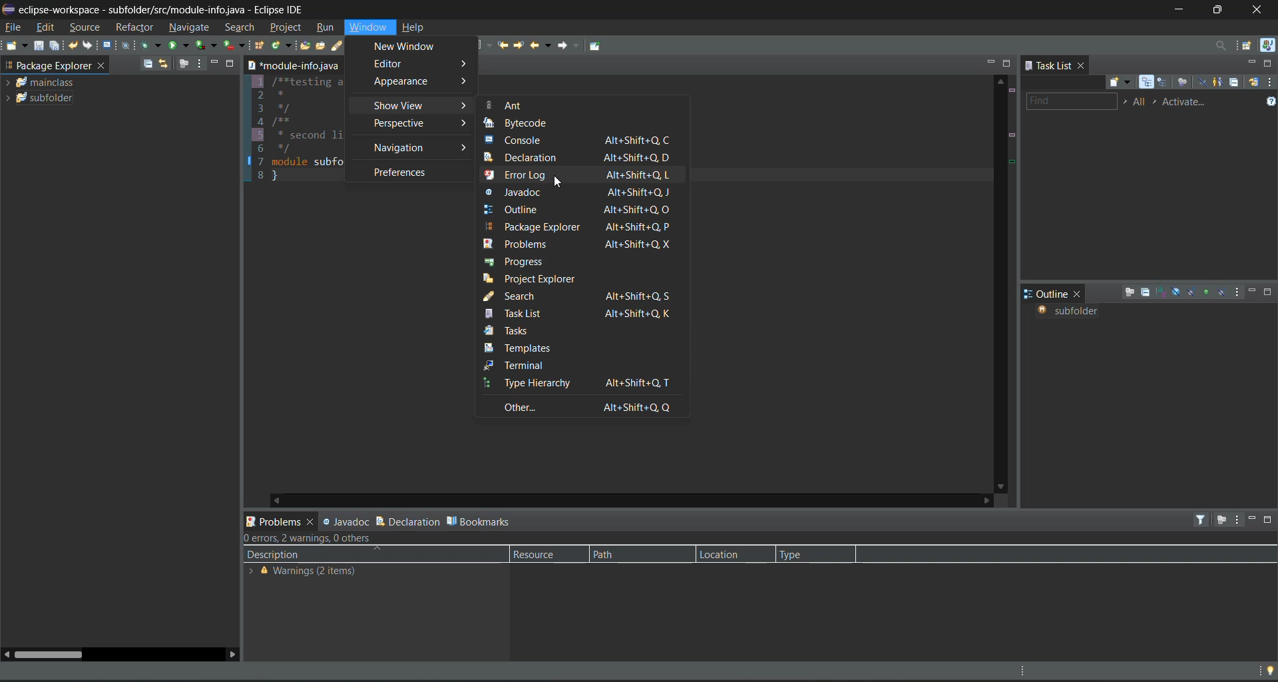  Describe the element at coordinates (345, 46) in the screenshot. I see `search` at that location.